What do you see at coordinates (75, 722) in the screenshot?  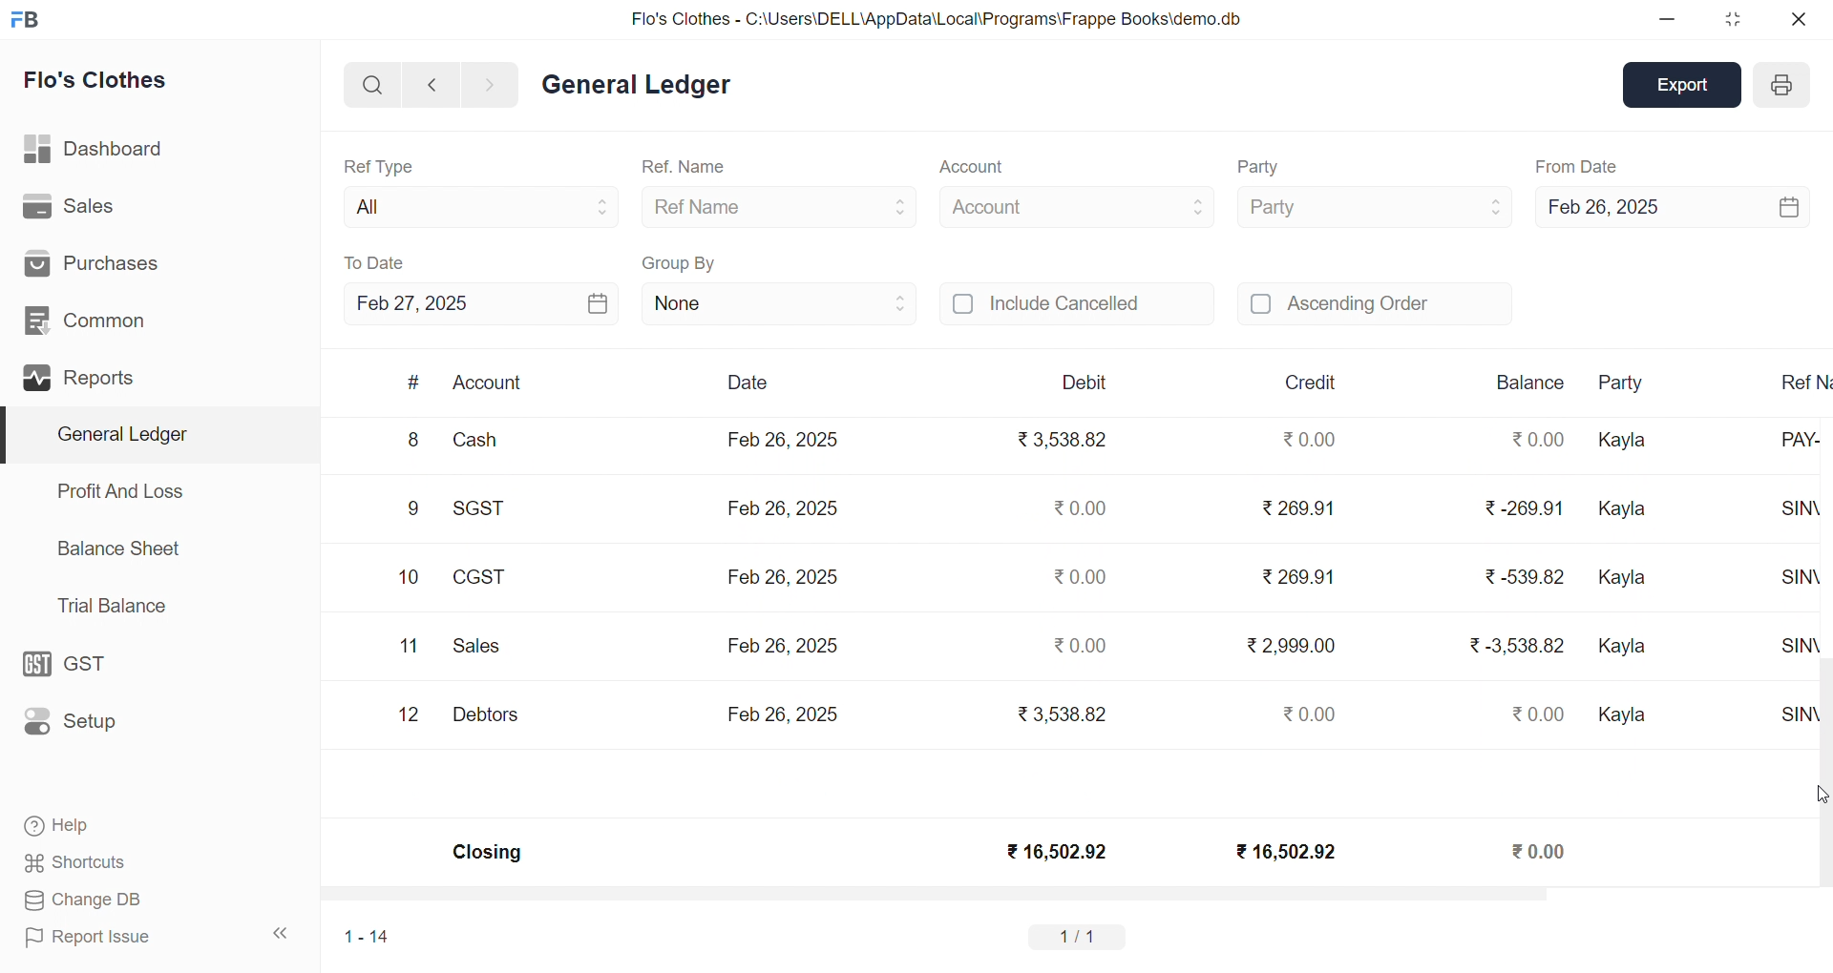 I see `Setup` at bounding box center [75, 722].